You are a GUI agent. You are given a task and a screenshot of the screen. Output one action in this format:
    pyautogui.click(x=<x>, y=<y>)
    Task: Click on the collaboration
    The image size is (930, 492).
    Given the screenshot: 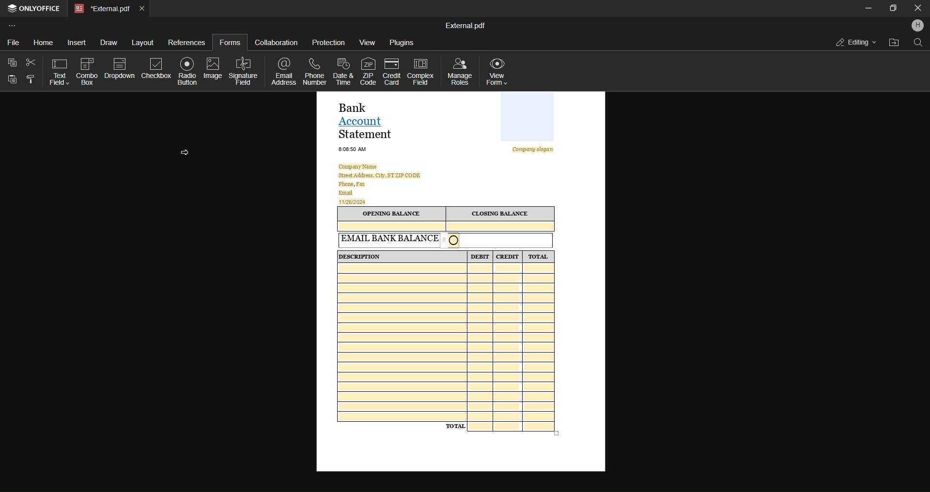 What is the action you would take?
    pyautogui.click(x=278, y=41)
    